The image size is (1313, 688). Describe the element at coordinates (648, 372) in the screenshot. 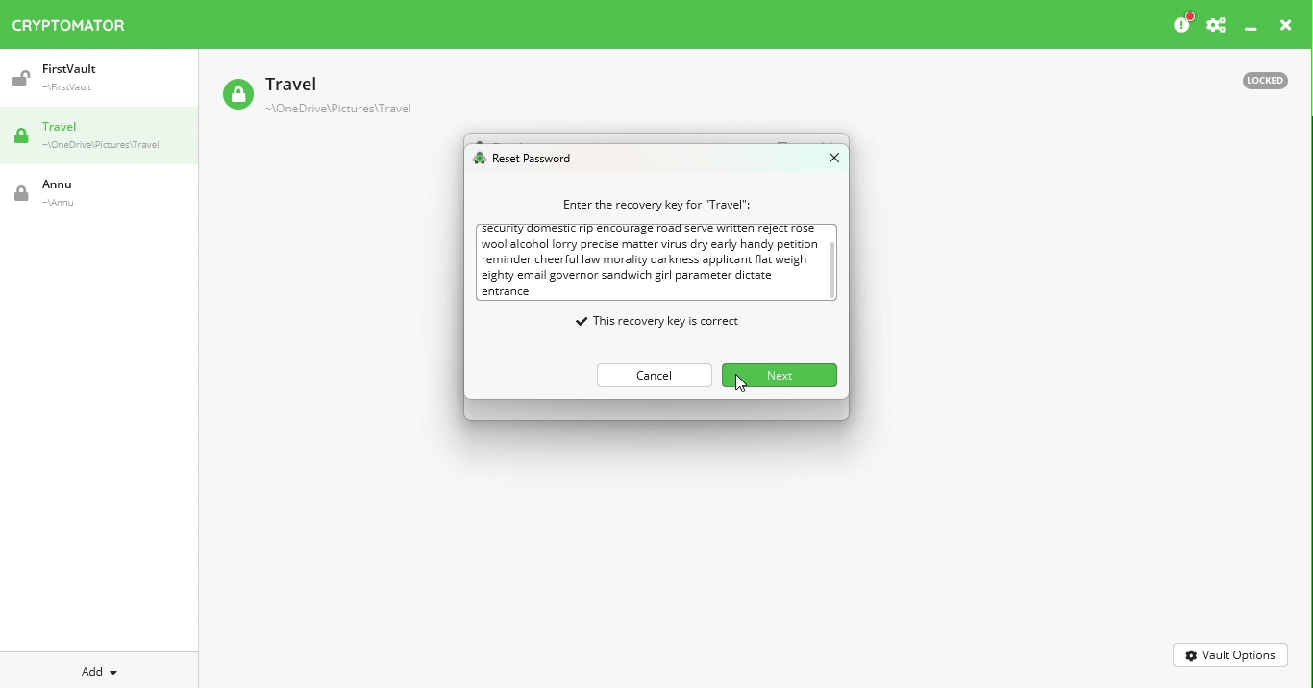

I see `Cancel` at that location.